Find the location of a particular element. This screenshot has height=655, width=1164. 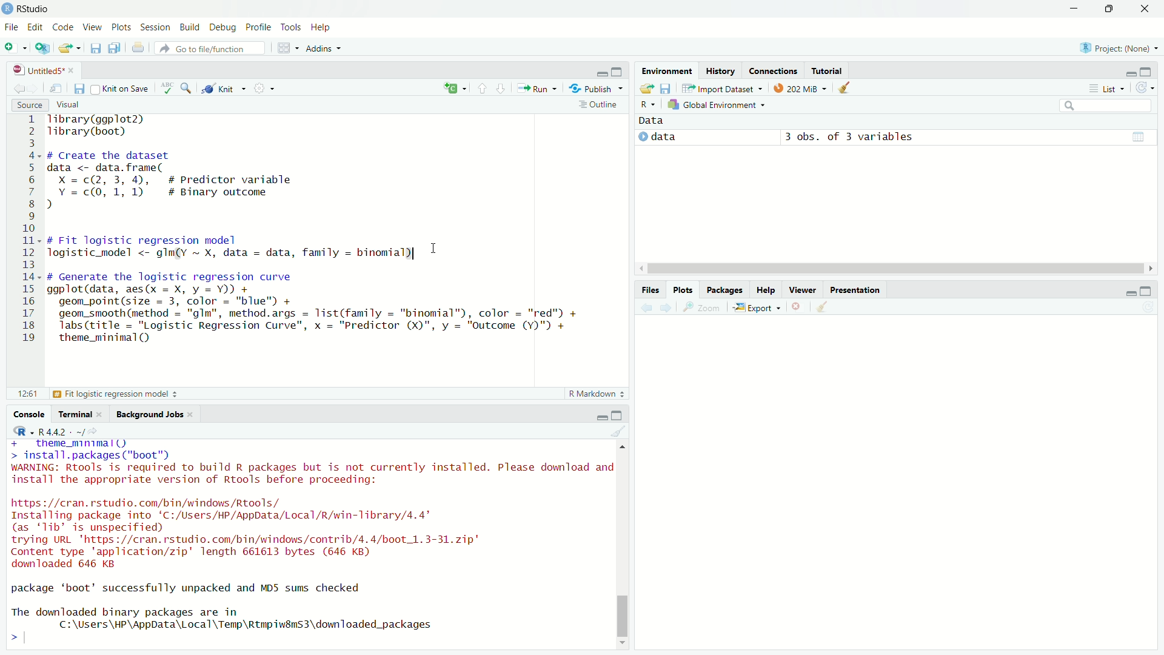

Workspace panes is located at coordinates (287, 47).